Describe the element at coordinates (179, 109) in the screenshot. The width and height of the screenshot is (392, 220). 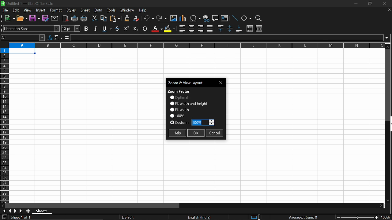
I see `fit width` at that location.